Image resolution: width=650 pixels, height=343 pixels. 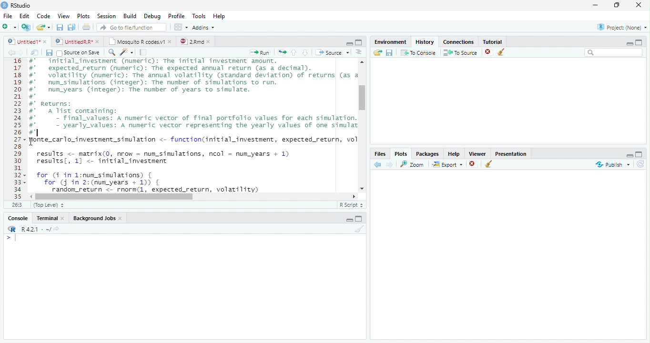 I want to click on Build, so click(x=130, y=16).